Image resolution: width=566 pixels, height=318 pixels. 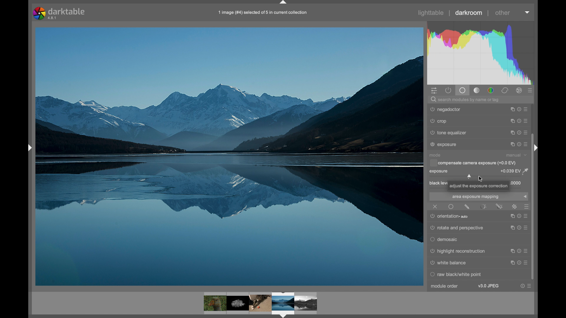 What do you see at coordinates (473, 163) in the screenshot?
I see `checkbox` at bounding box center [473, 163].